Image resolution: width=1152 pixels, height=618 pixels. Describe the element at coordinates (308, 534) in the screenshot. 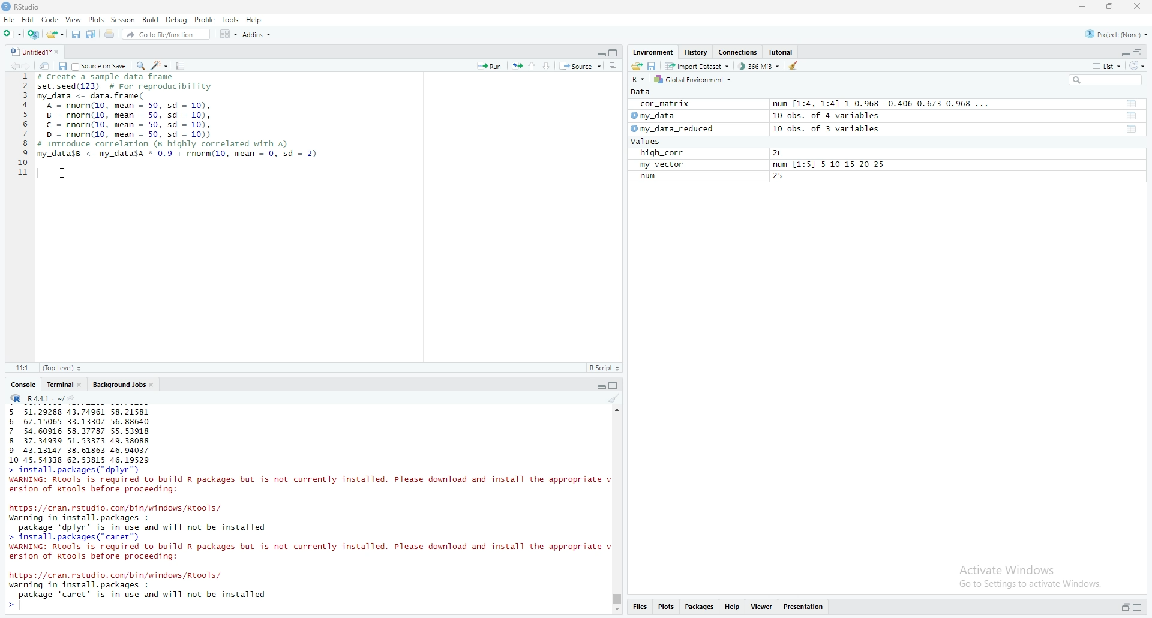

I see `https: //cran. rstudio. com/bin/windows /Rtools/
warning in install. packages :
package ‘dplyr’ is in use and will not be installed
> install. packages (“caret”)
WARNING: RTools is required to build R packages but is not currently installed. Please download and install the appropriate v
ersion of Rtools before proceeding:` at that location.